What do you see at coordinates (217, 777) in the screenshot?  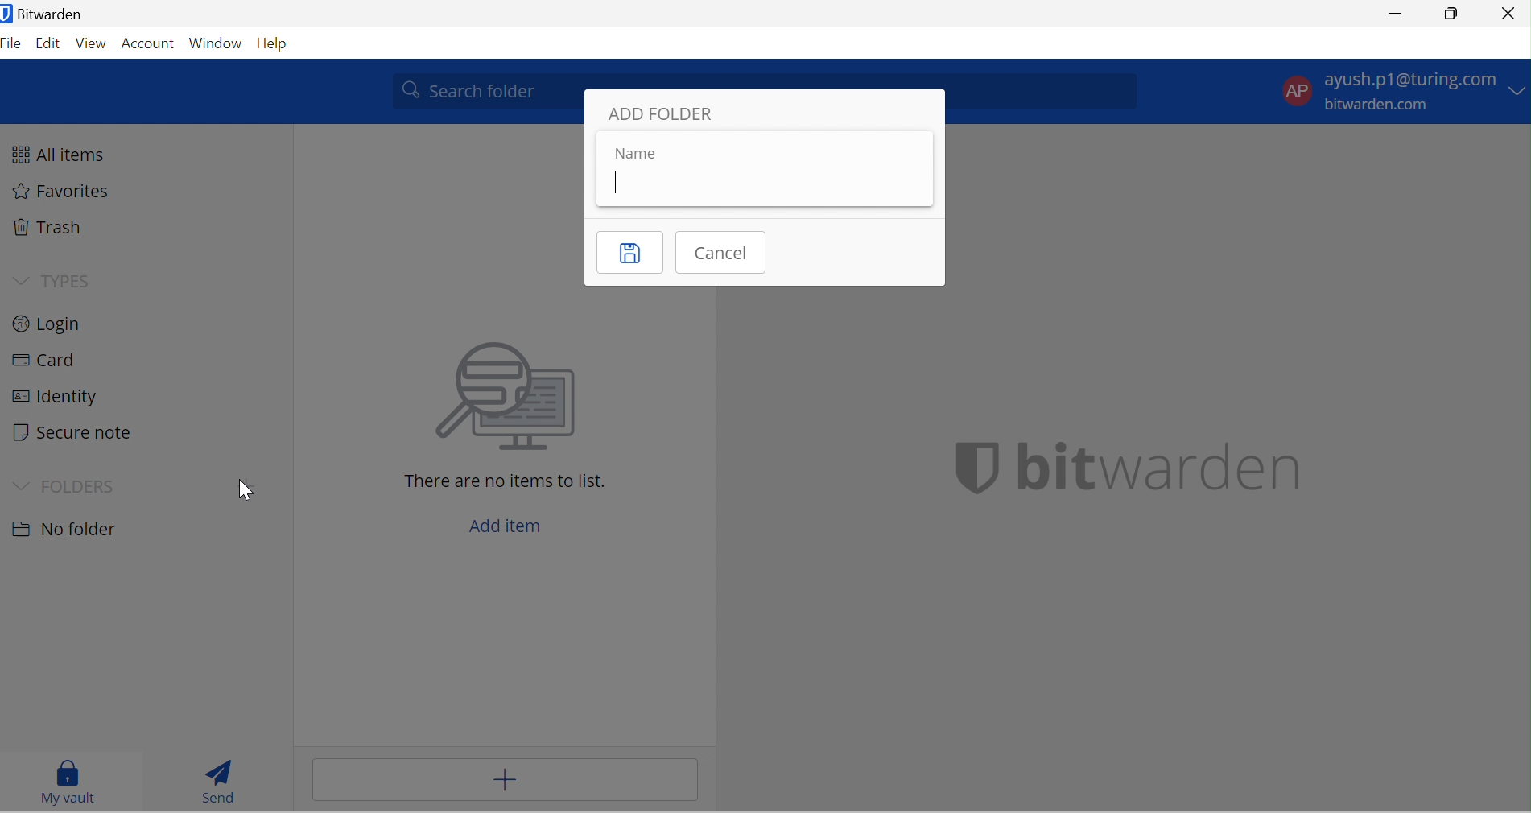 I see `Send` at bounding box center [217, 777].